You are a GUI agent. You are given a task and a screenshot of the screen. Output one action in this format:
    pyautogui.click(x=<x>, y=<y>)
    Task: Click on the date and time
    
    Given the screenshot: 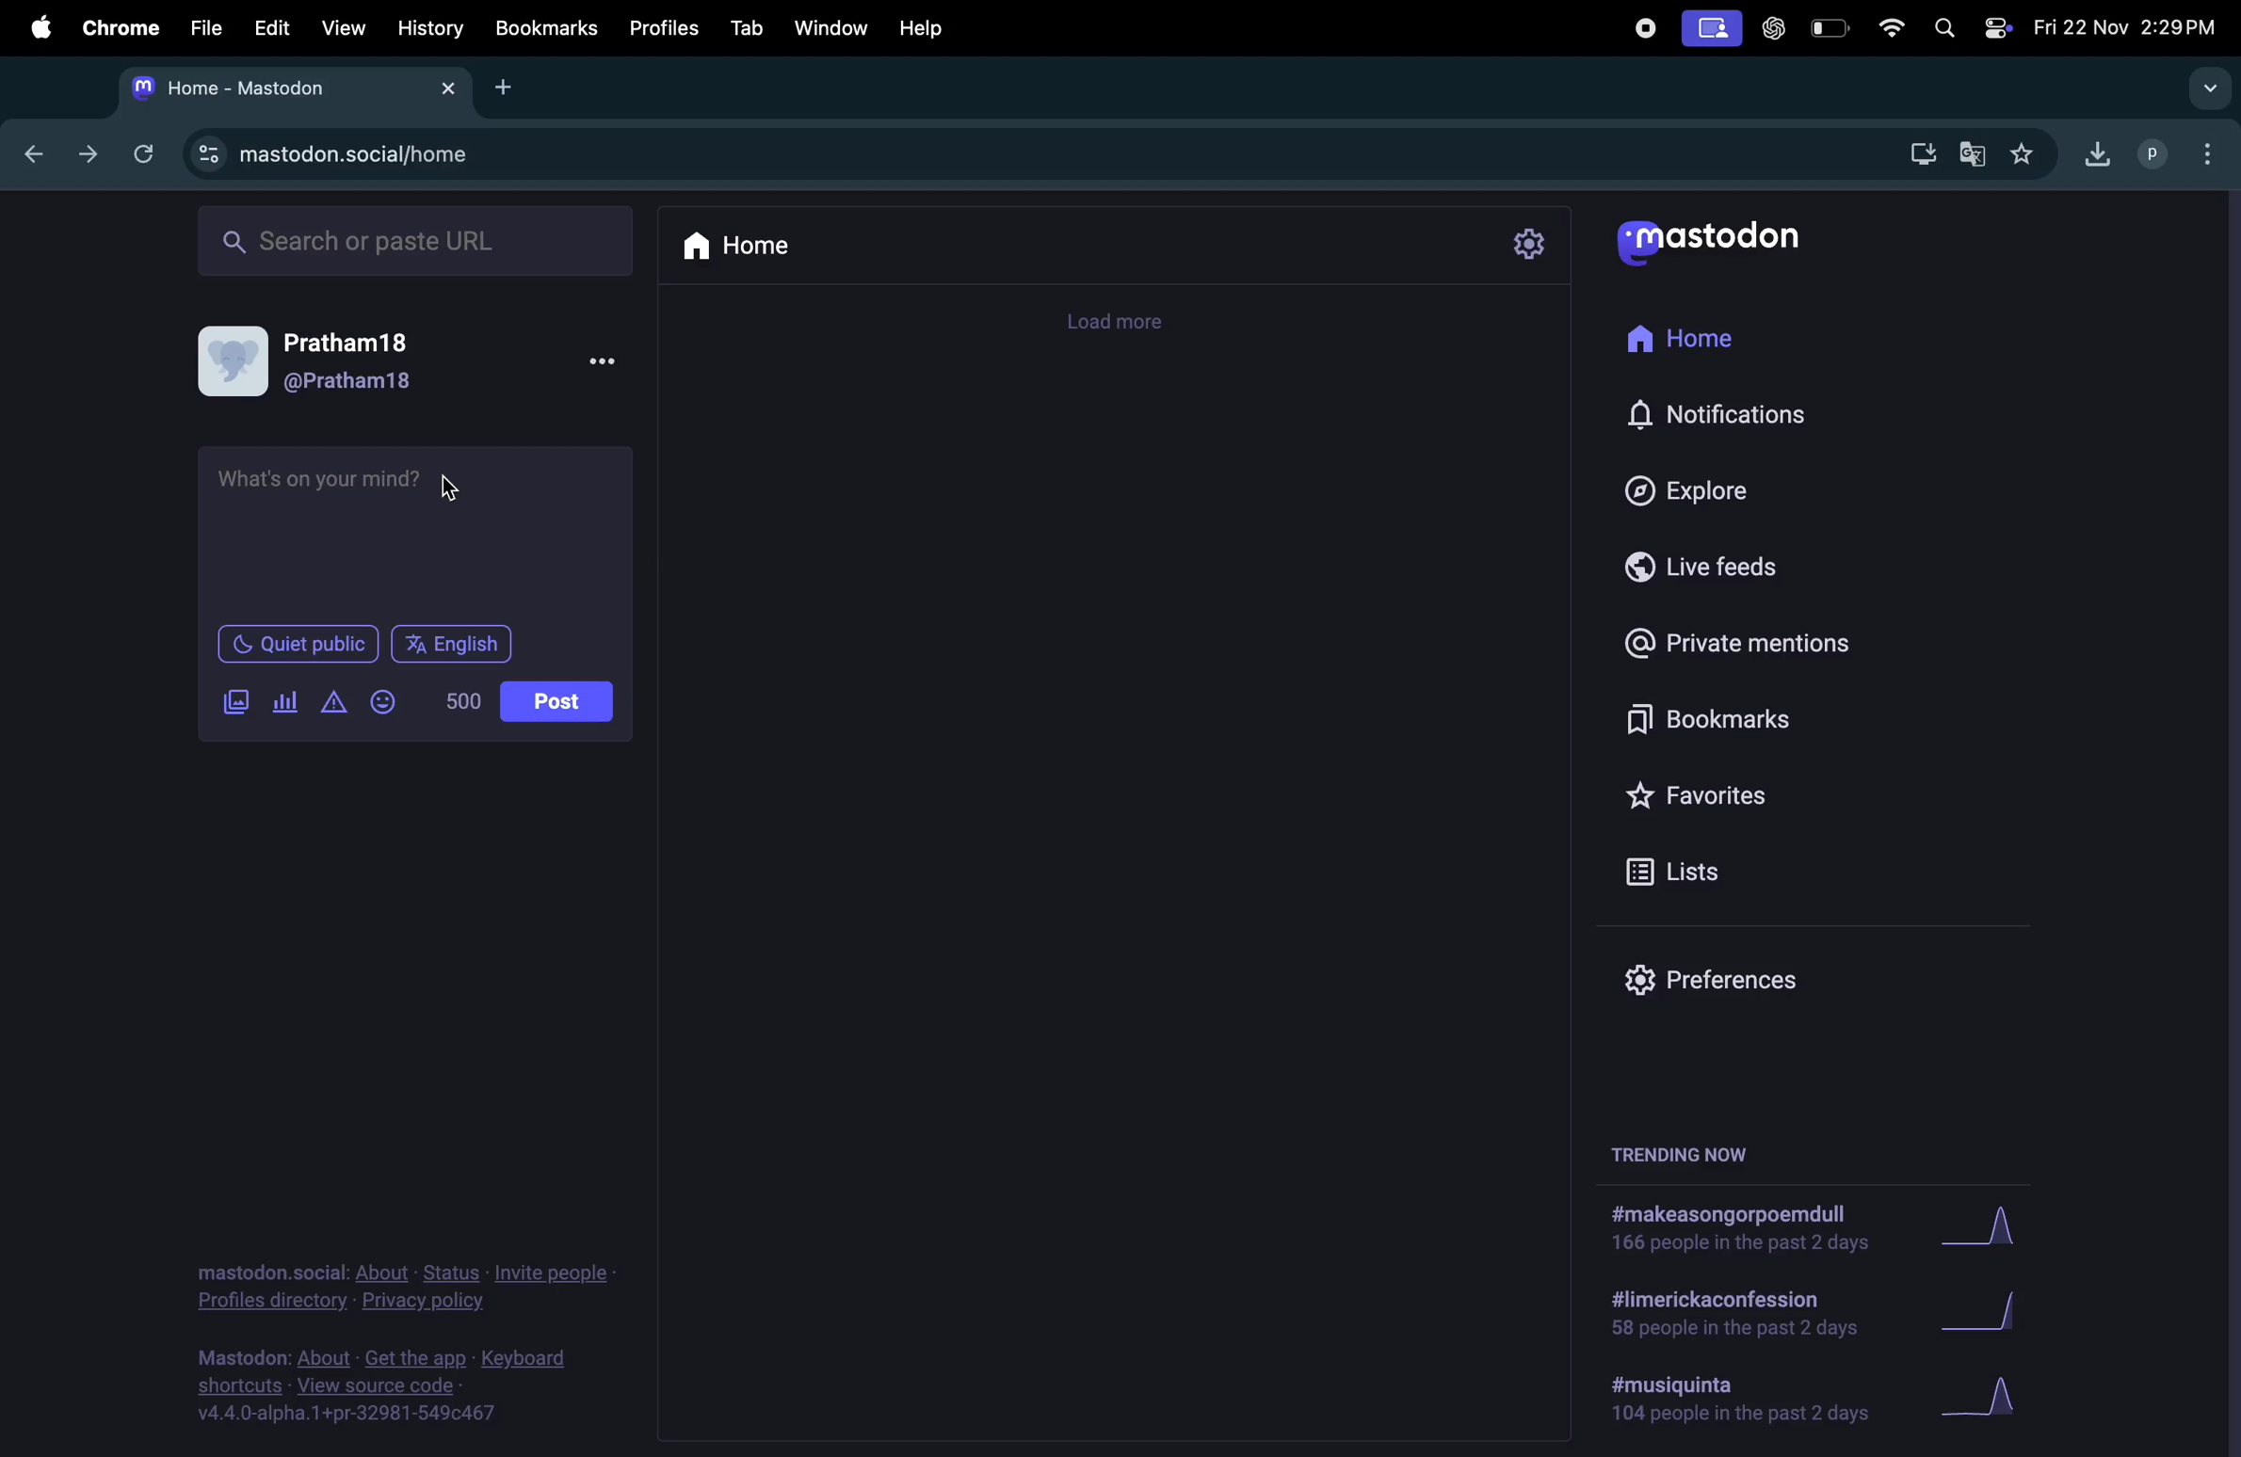 What is the action you would take?
    pyautogui.click(x=2131, y=26)
    